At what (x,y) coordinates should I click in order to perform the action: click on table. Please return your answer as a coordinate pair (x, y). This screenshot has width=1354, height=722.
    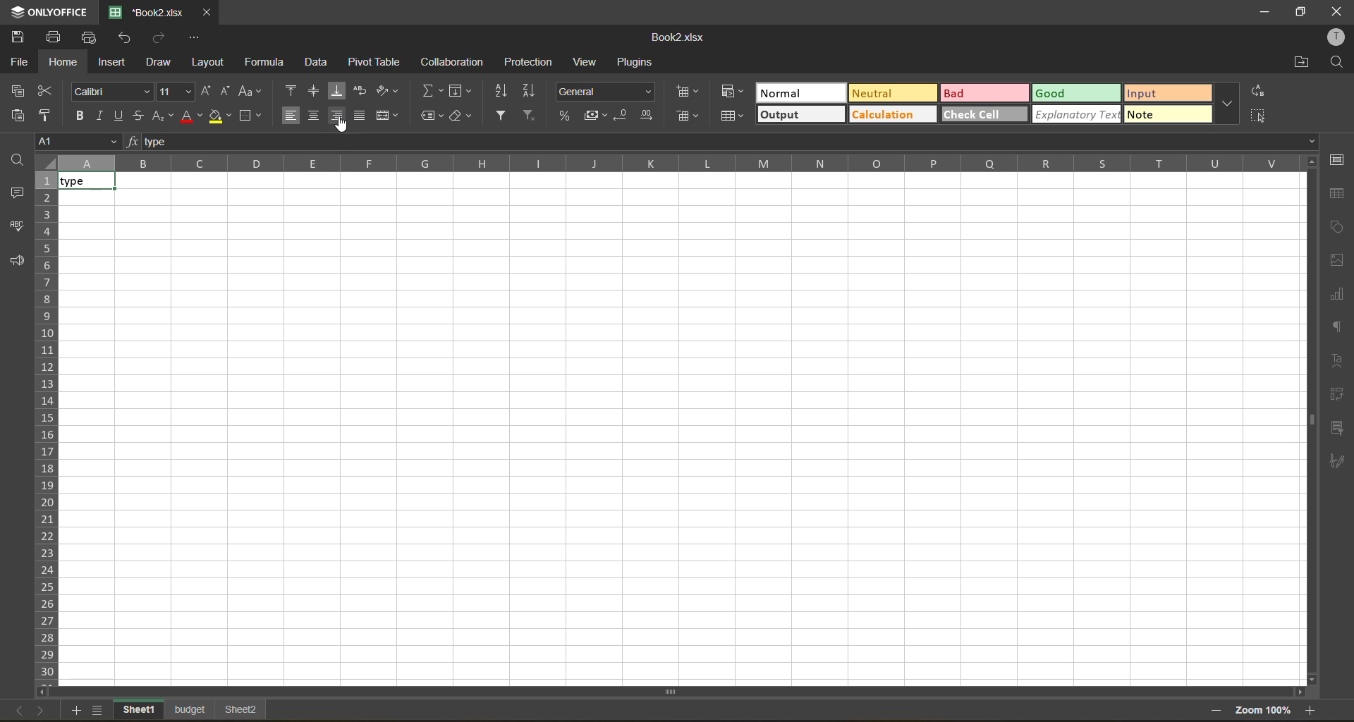
    Looking at the image, I should click on (1337, 194).